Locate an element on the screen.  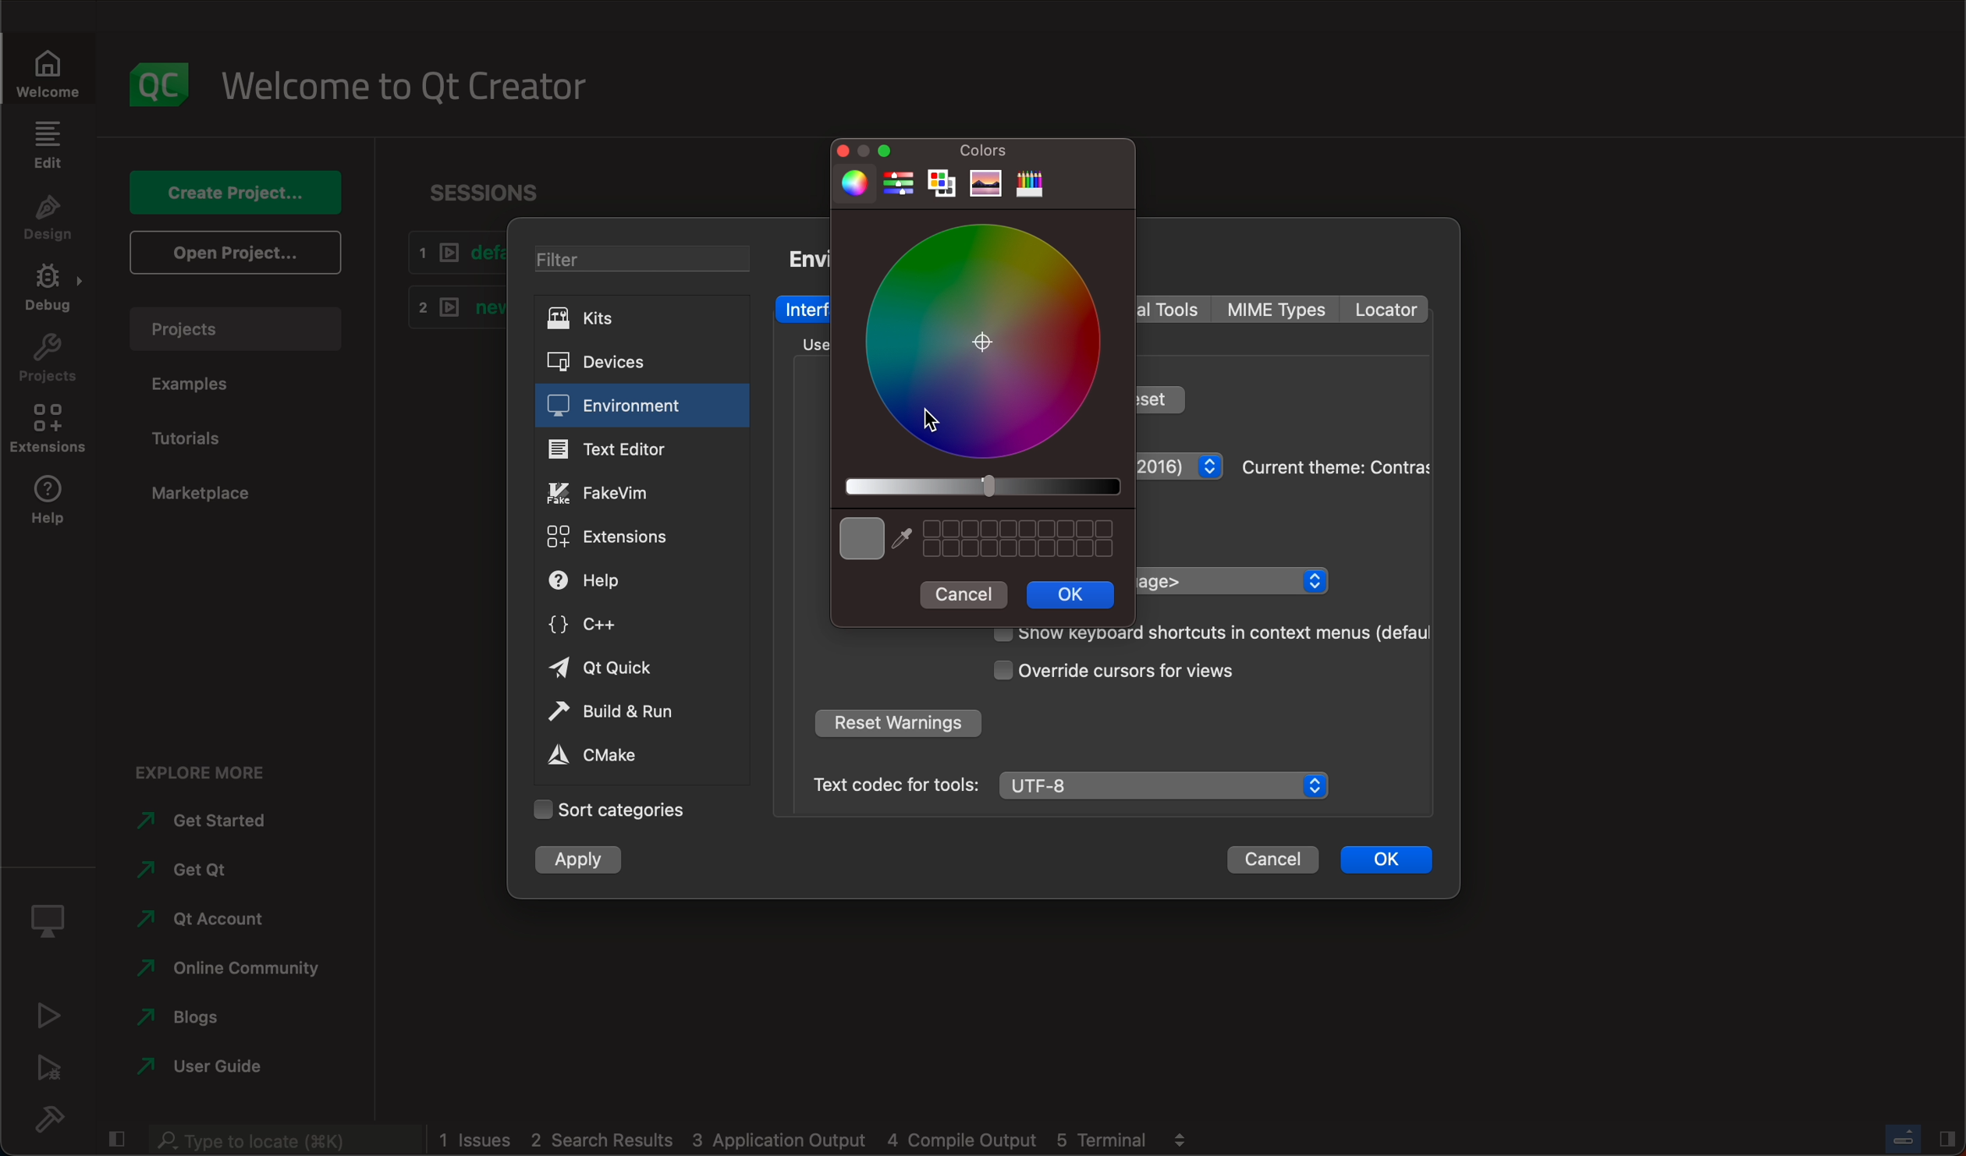
apply is located at coordinates (585, 859).